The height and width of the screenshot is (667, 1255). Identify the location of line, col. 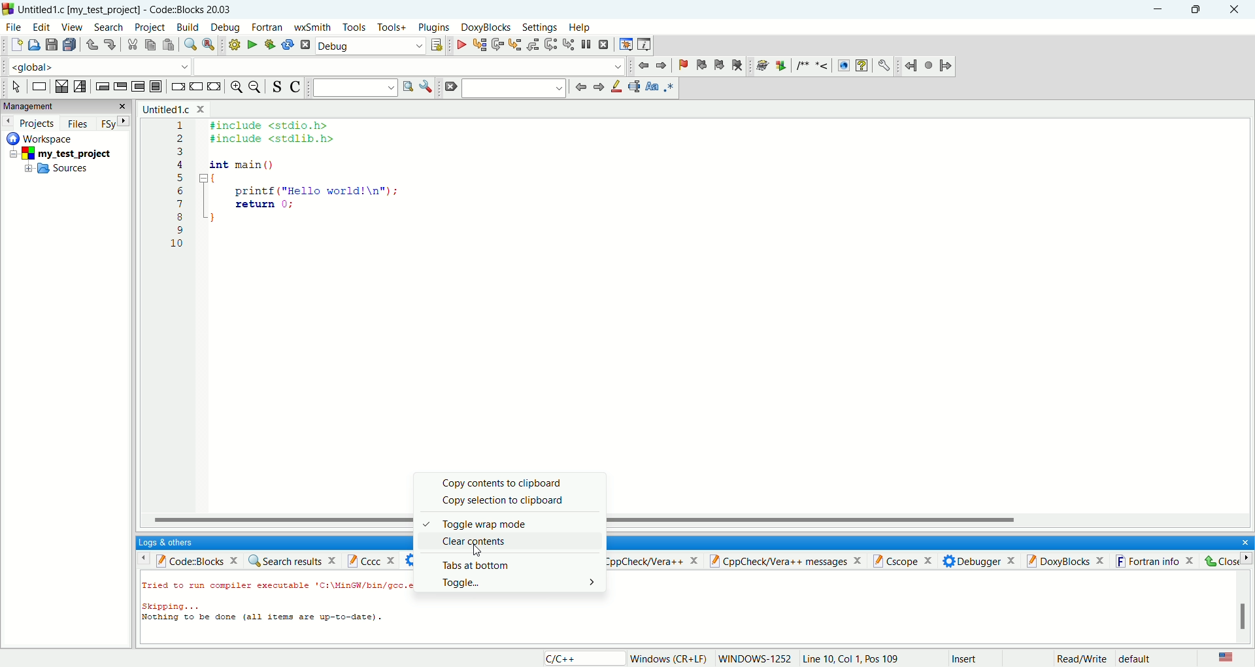
(850, 659).